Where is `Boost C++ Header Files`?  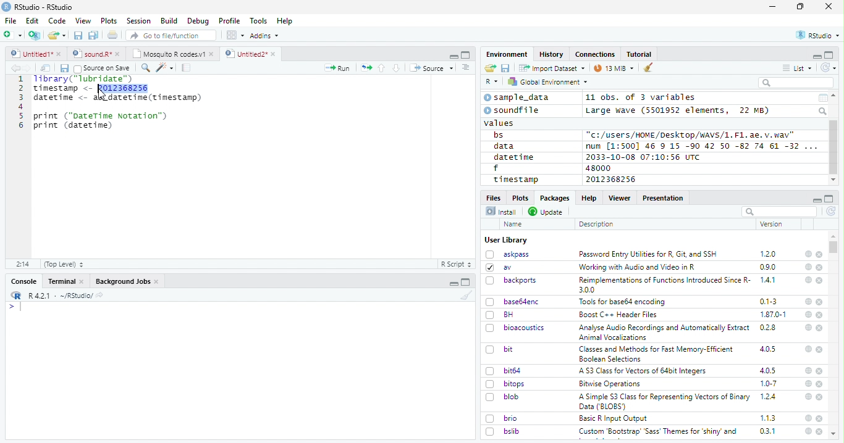 Boost C++ Header Files is located at coordinates (617, 315).